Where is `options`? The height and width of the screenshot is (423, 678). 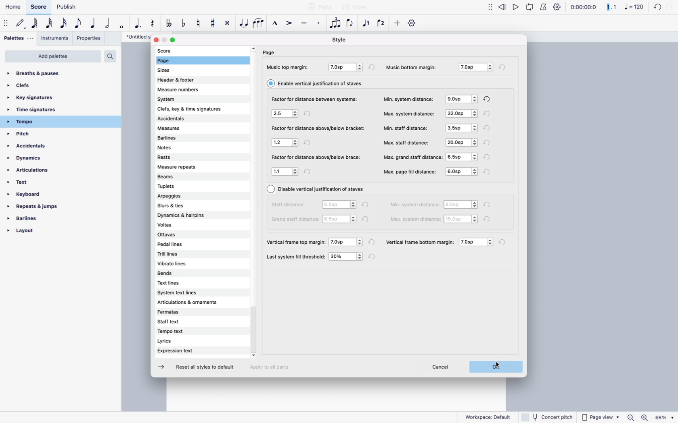
options is located at coordinates (339, 204).